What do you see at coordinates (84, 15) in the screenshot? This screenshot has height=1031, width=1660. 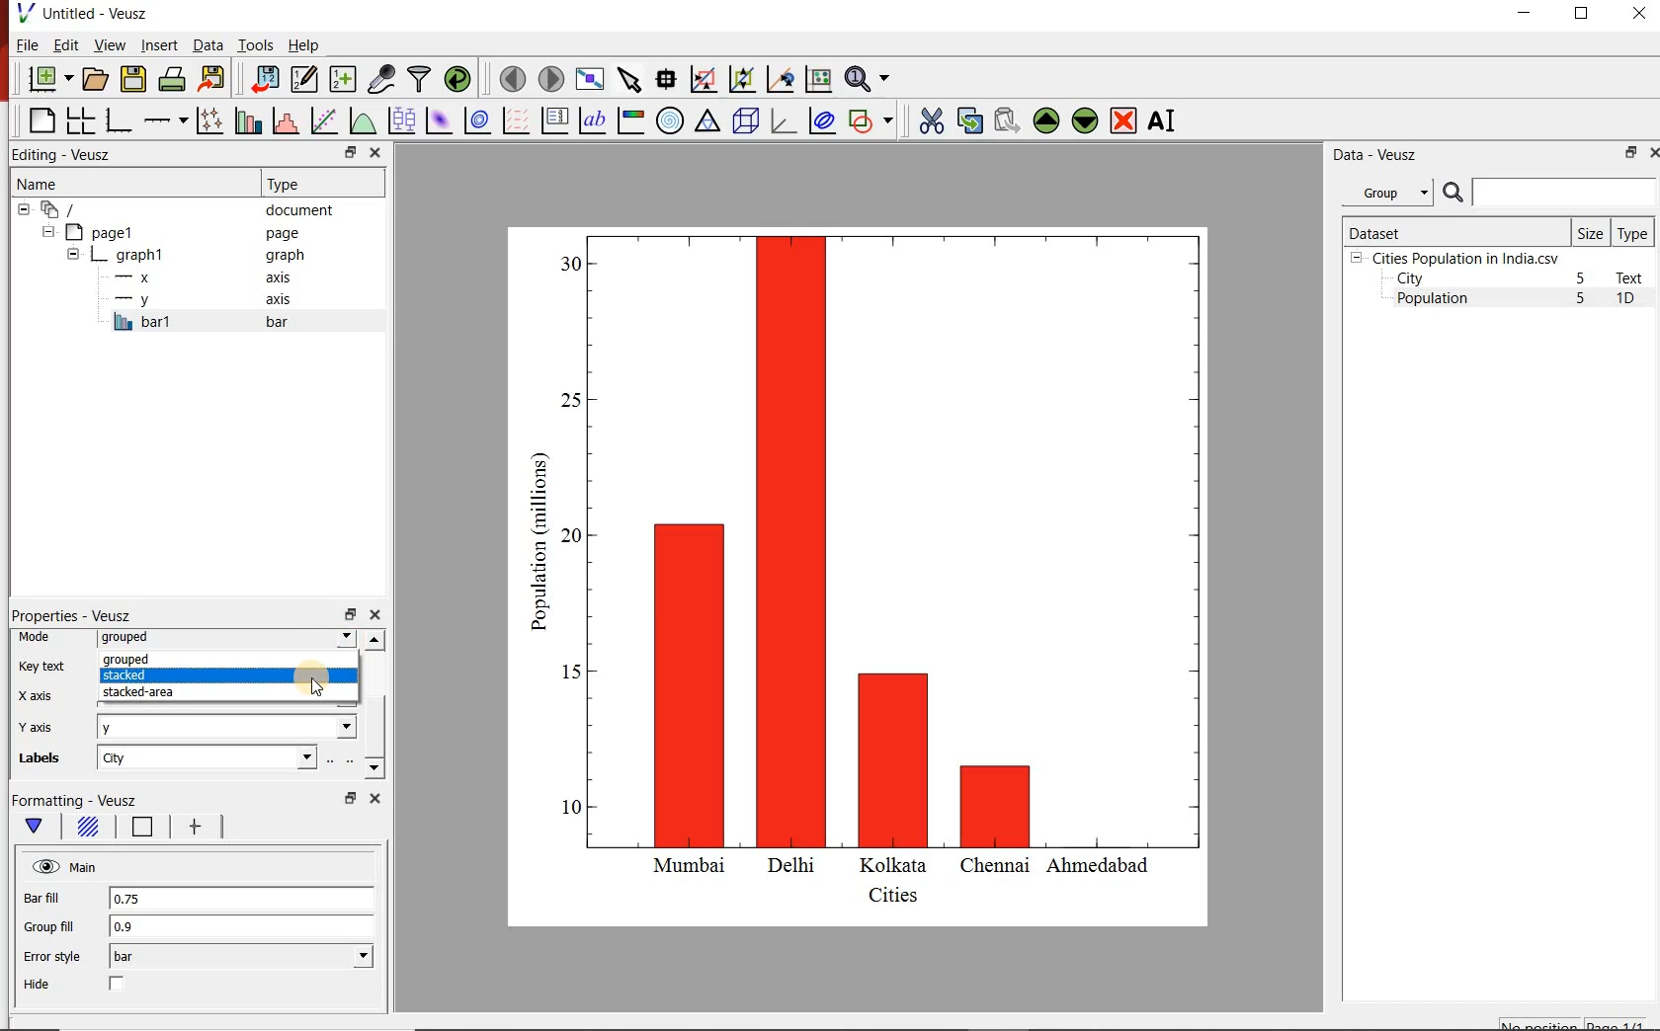 I see `Untitled-Veusz` at bounding box center [84, 15].